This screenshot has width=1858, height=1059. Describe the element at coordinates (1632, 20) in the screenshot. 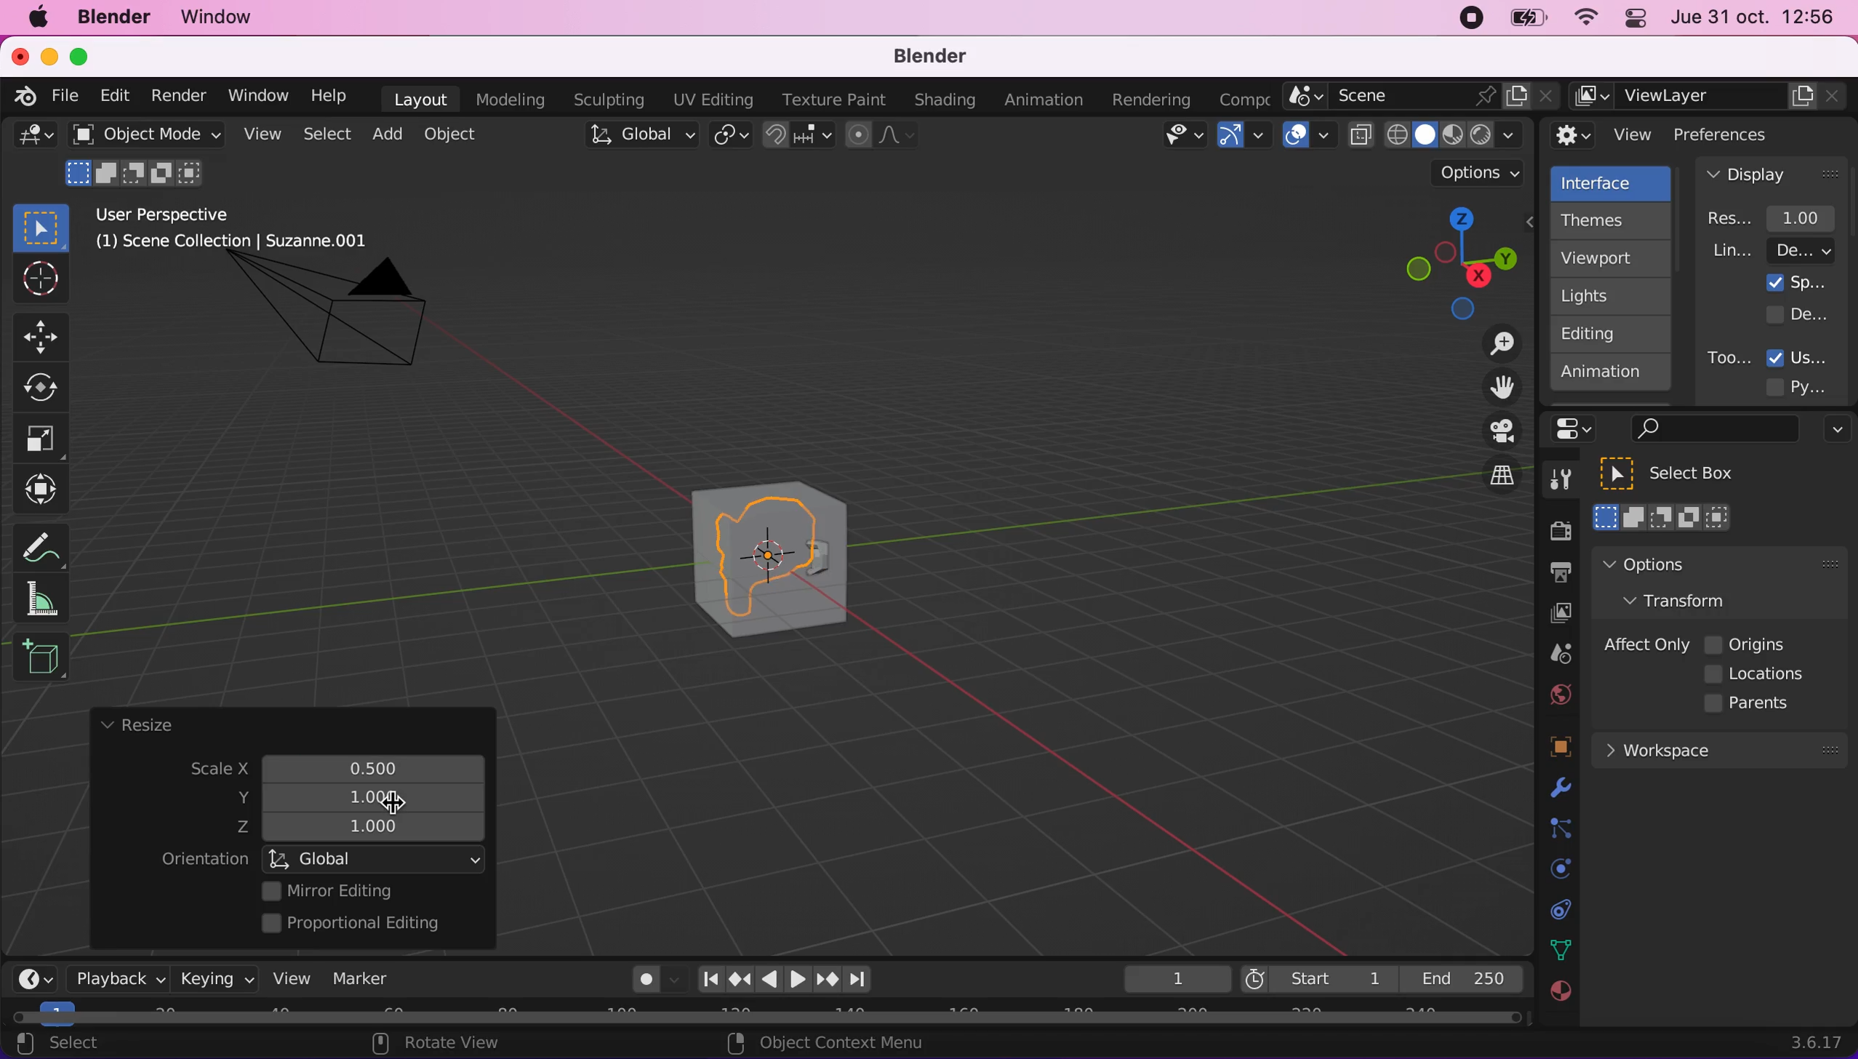

I see `panel control` at that location.